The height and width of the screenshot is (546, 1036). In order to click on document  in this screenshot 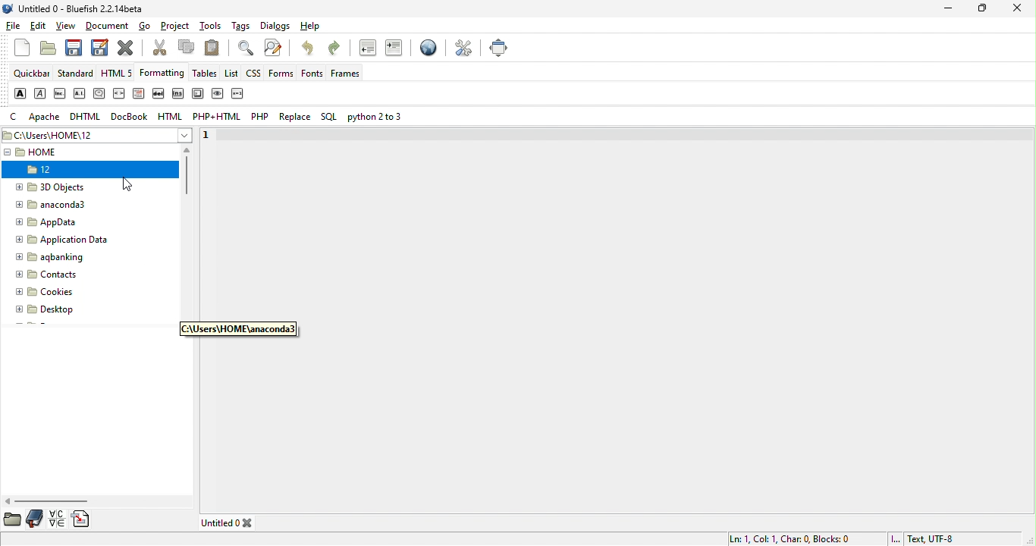, I will do `click(109, 26)`.